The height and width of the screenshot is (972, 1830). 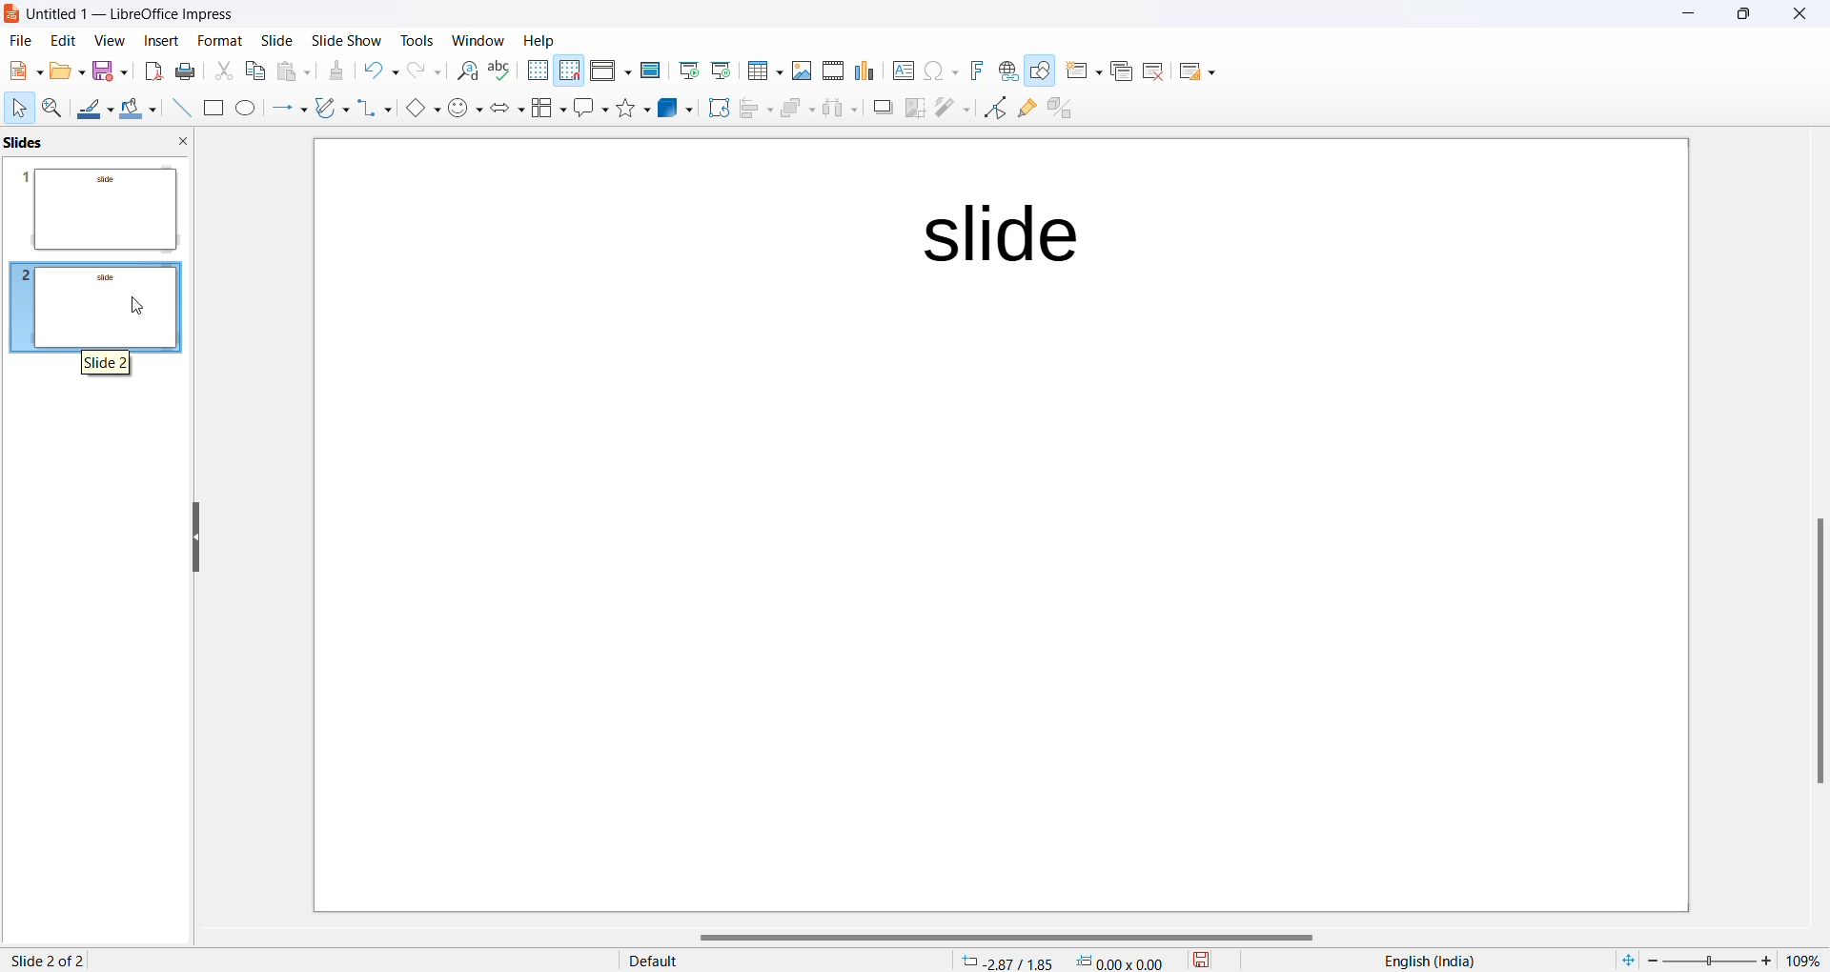 What do you see at coordinates (425, 71) in the screenshot?
I see `Redo` at bounding box center [425, 71].